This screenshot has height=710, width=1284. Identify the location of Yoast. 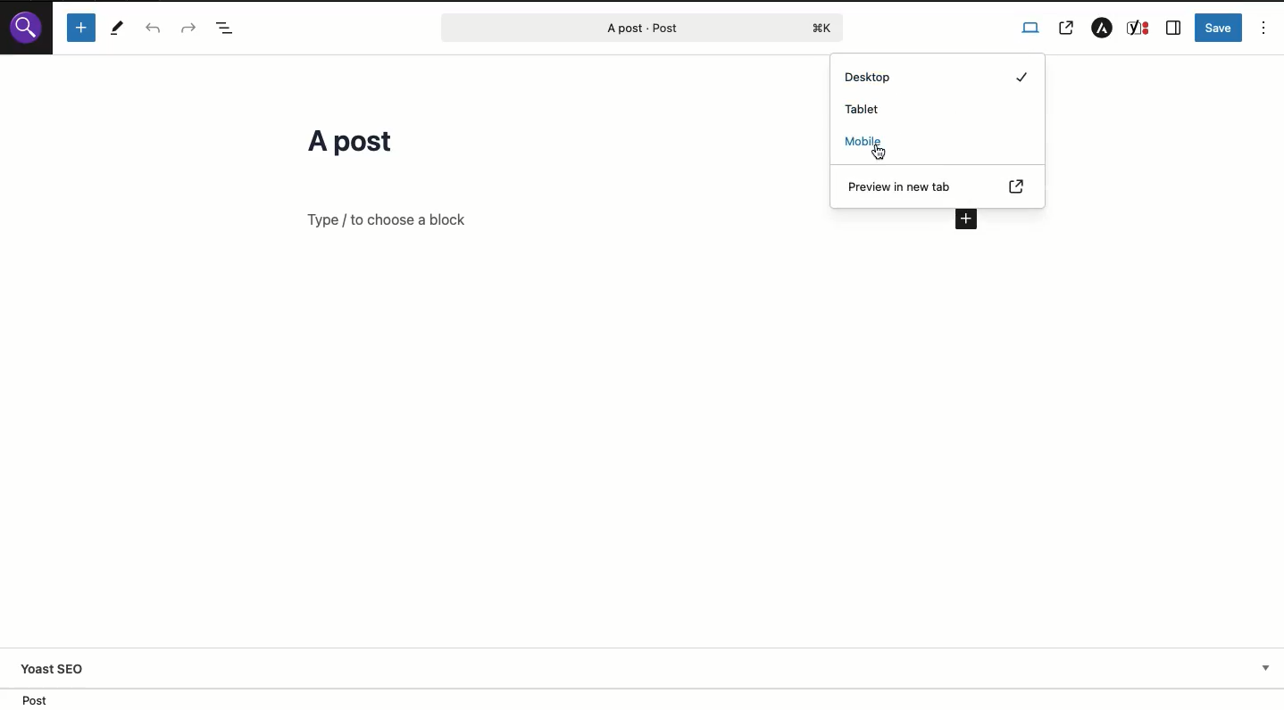
(648, 671).